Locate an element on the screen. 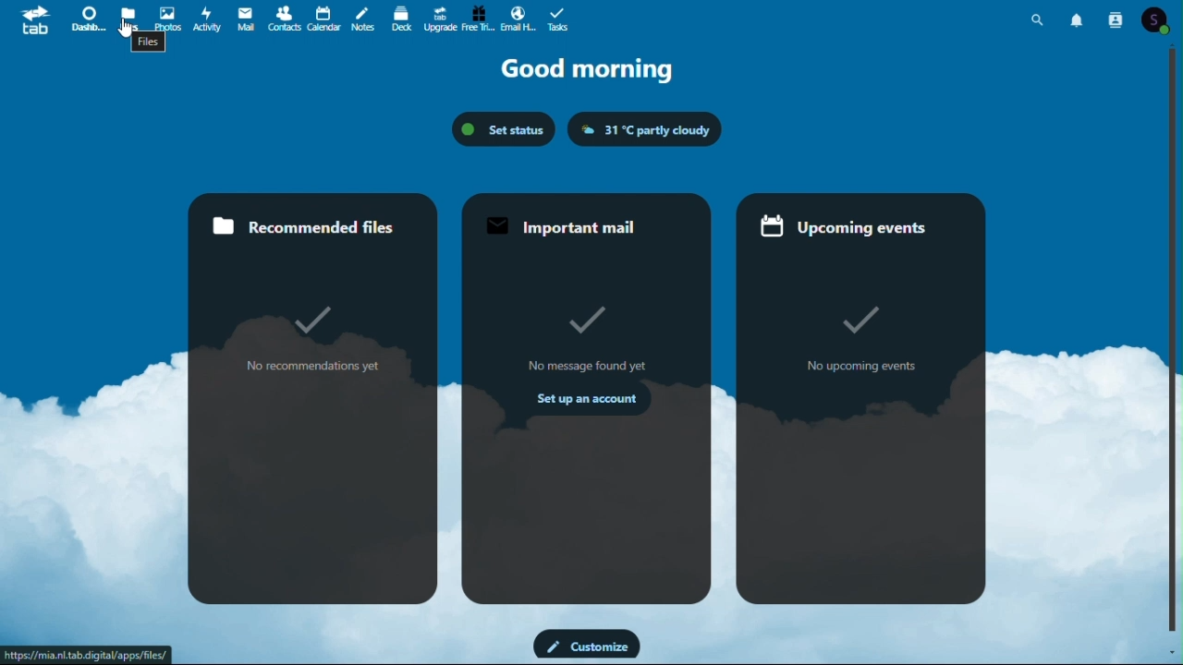  contacts is located at coordinates (284, 18).